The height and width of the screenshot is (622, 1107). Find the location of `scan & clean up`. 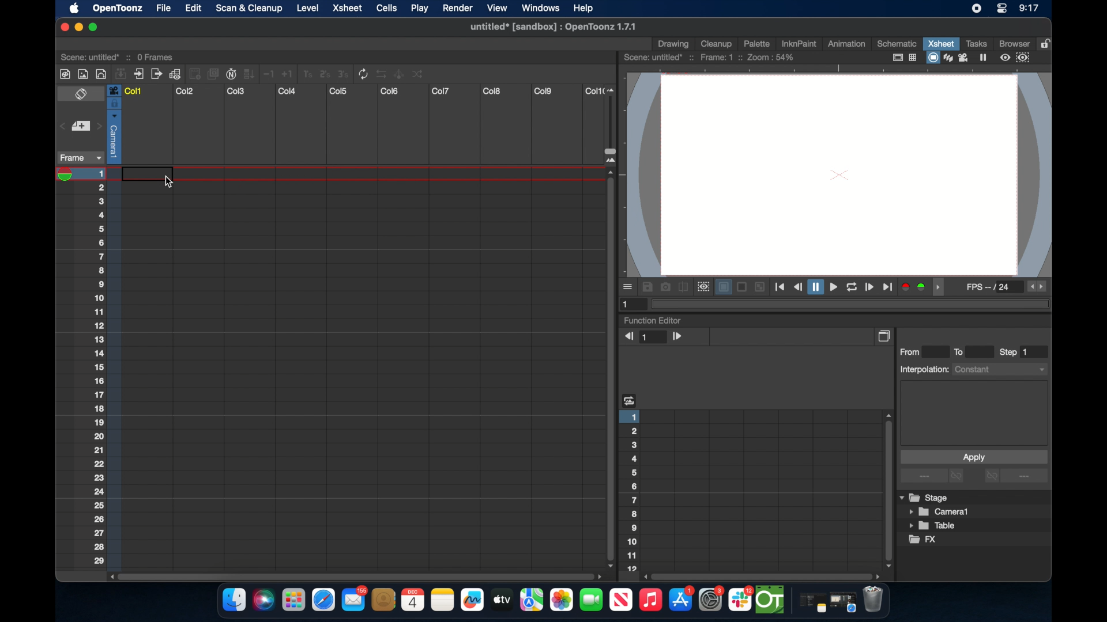

scan & clean up is located at coordinates (248, 9).